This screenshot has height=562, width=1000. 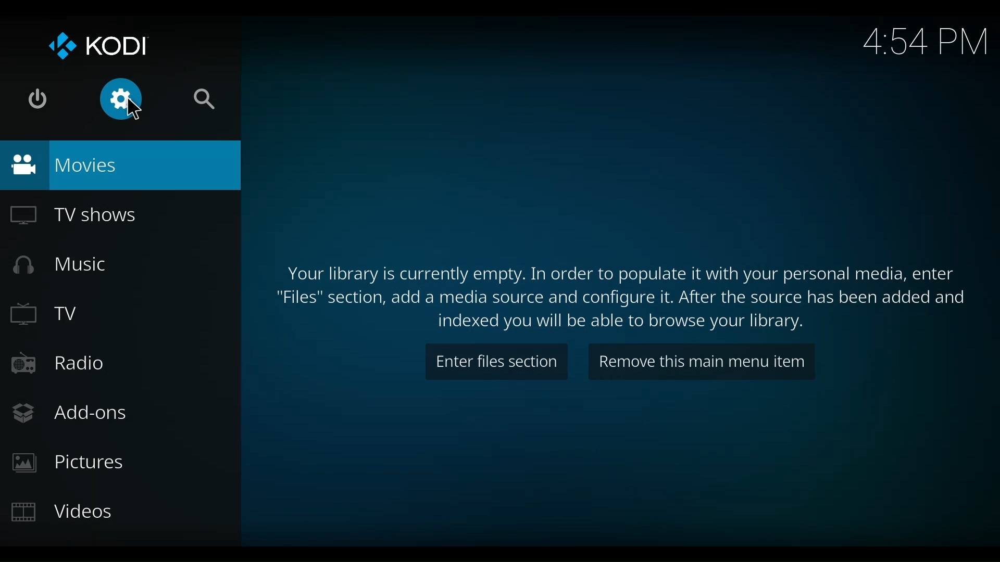 What do you see at coordinates (55, 364) in the screenshot?
I see `Radio` at bounding box center [55, 364].